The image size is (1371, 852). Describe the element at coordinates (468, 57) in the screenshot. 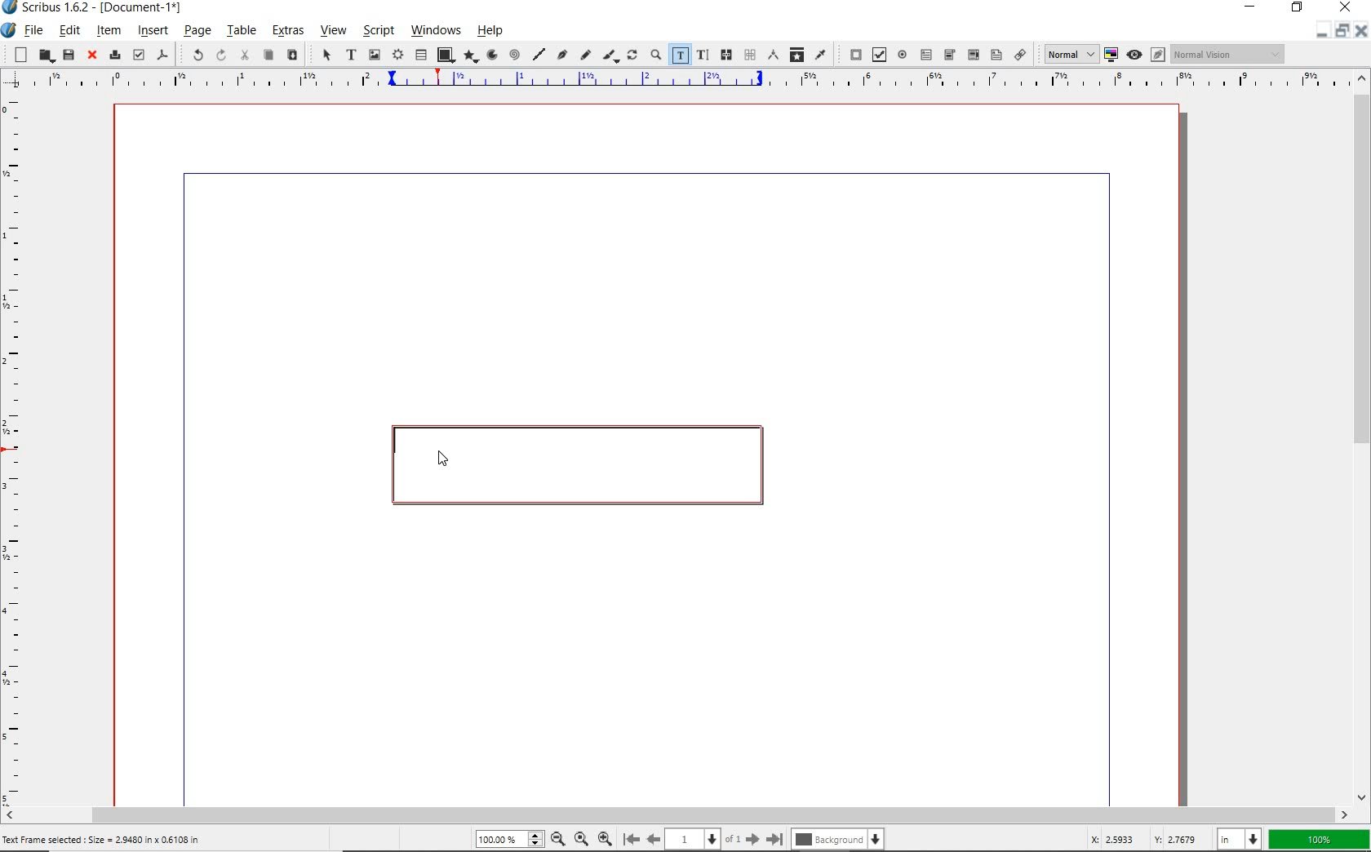

I see `polygon` at that location.